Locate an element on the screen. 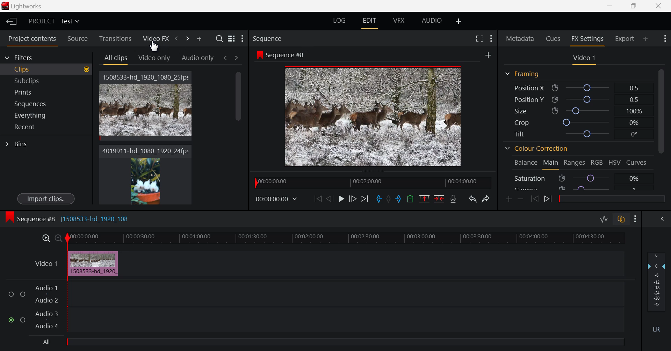  Clip 2 is located at coordinates (145, 175).